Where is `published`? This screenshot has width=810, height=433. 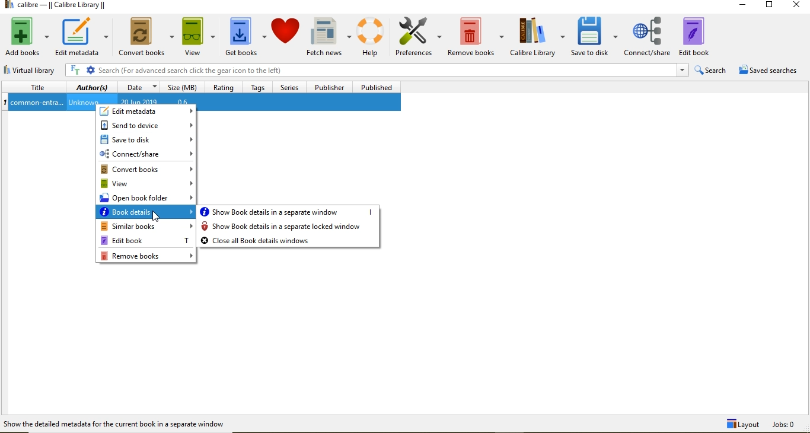
published is located at coordinates (376, 88).